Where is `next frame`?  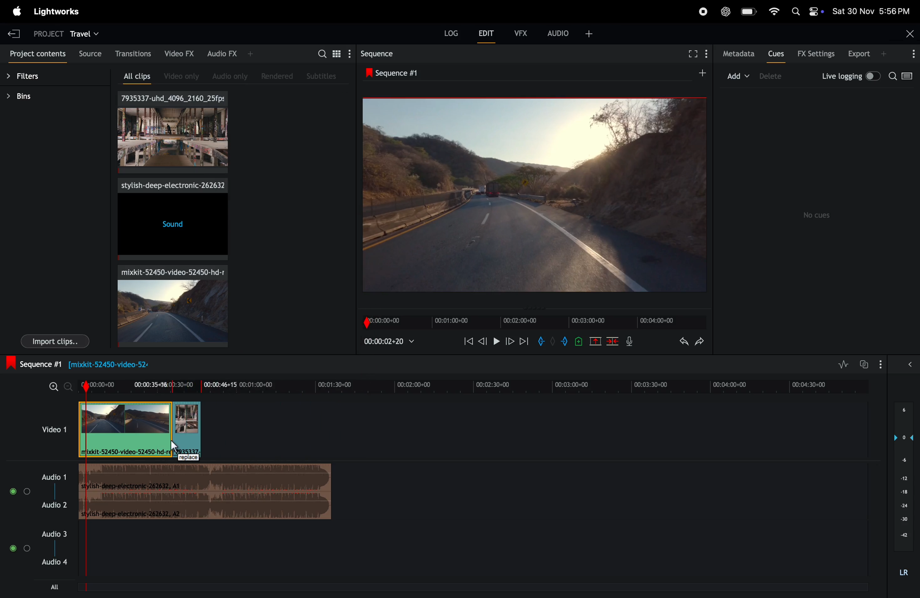
next frame is located at coordinates (525, 343).